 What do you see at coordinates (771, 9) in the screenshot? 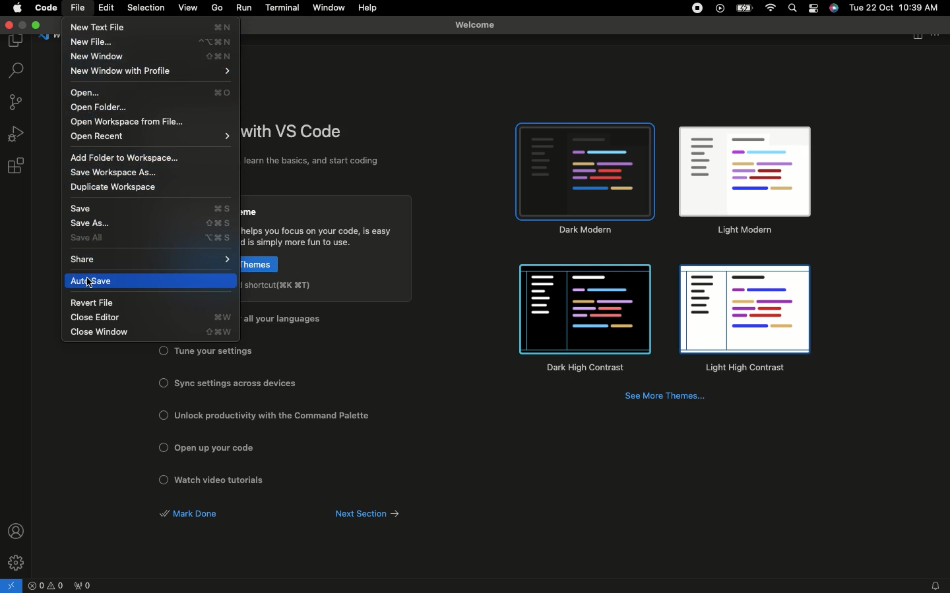
I see `Internet` at bounding box center [771, 9].